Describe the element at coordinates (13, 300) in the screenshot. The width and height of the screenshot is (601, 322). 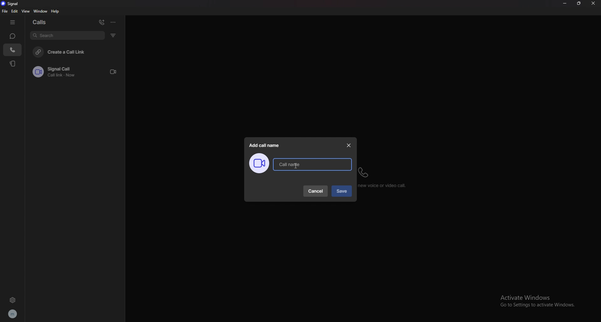
I see `settings` at that location.